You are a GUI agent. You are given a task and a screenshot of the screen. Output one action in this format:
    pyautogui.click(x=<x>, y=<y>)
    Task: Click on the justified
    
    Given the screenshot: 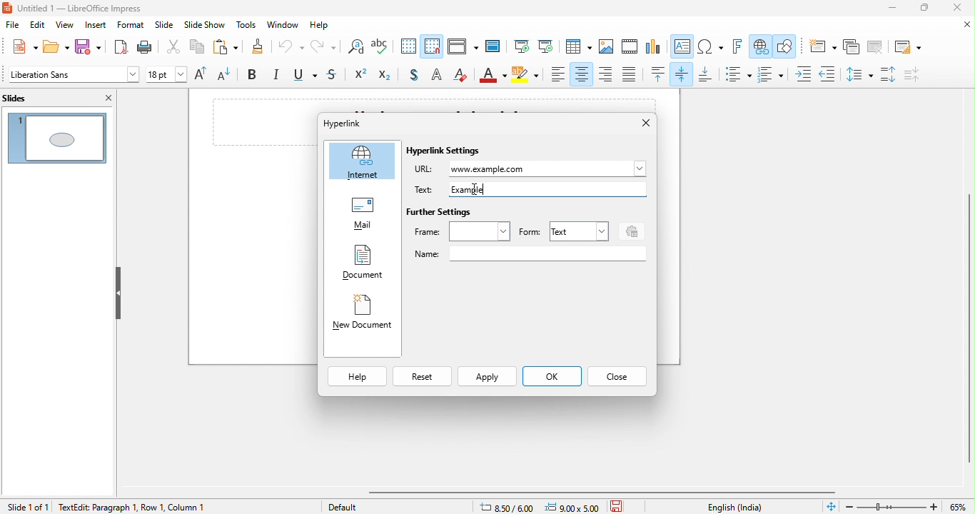 What is the action you would take?
    pyautogui.click(x=630, y=75)
    